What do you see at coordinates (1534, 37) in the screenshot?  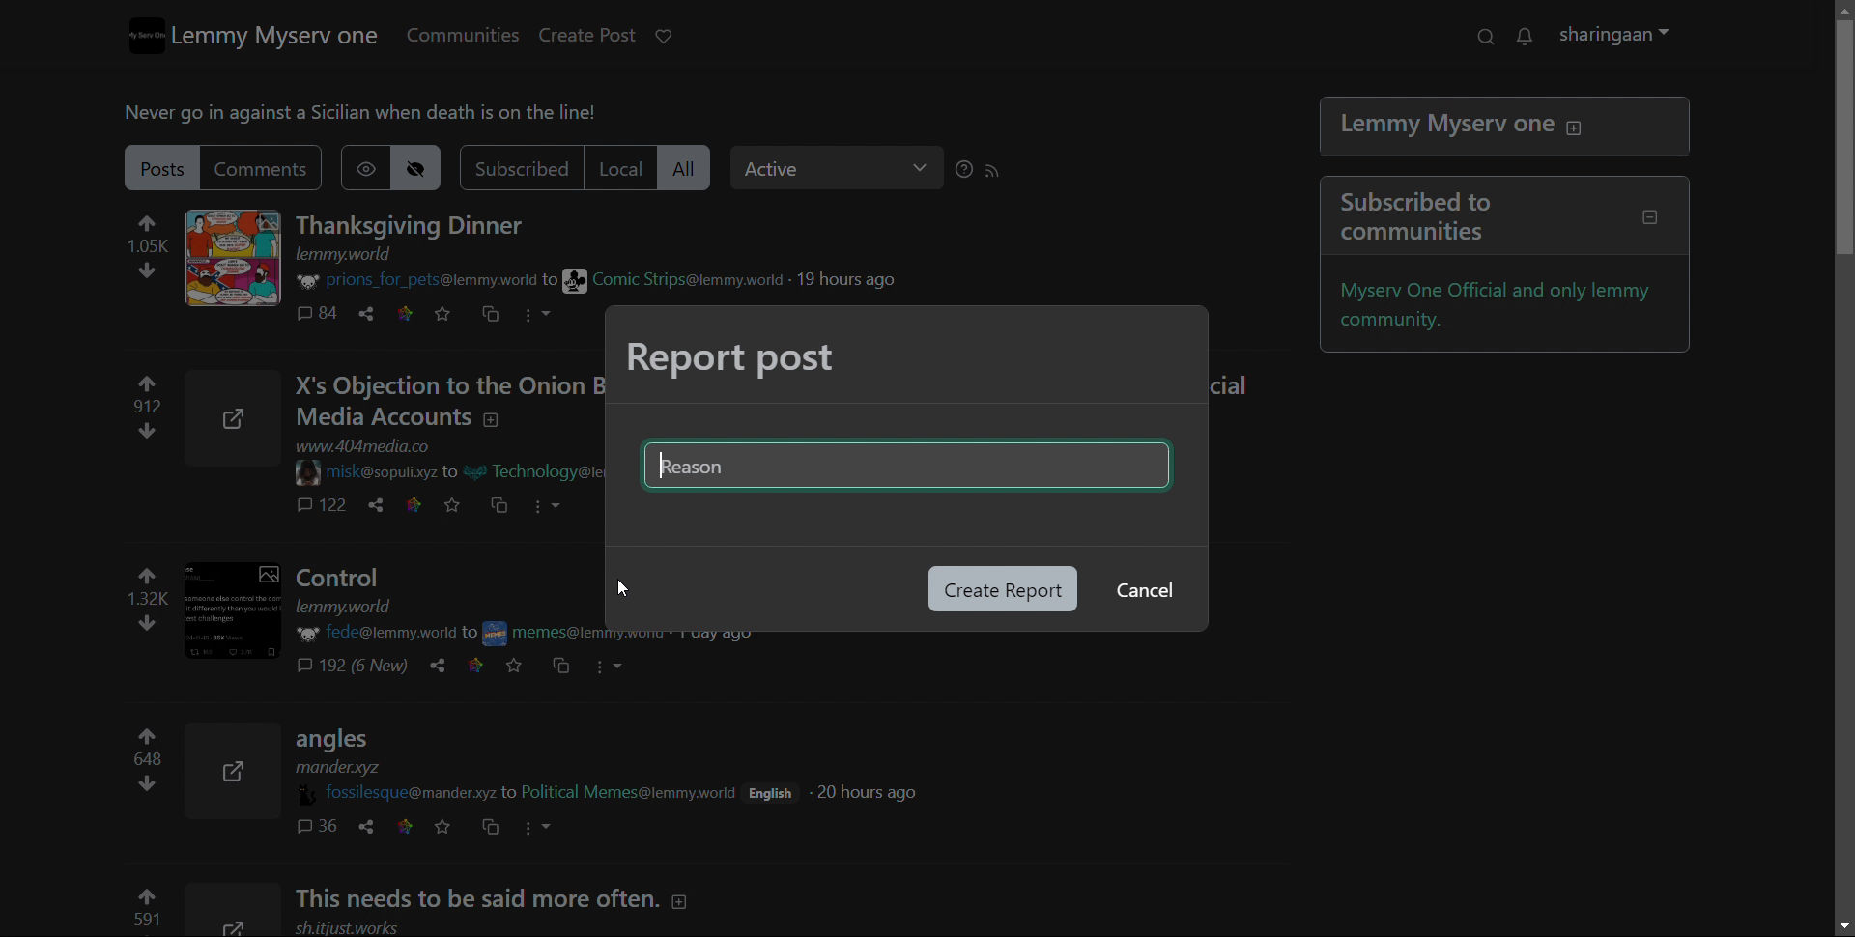 I see `notifications` at bounding box center [1534, 37].